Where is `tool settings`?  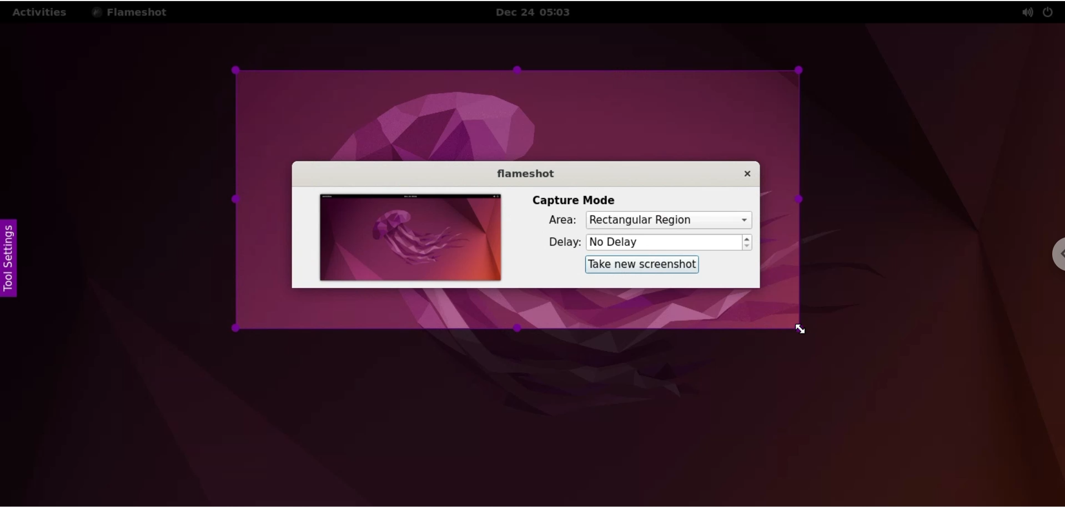
tool settings is located at coordinates (9, 261).